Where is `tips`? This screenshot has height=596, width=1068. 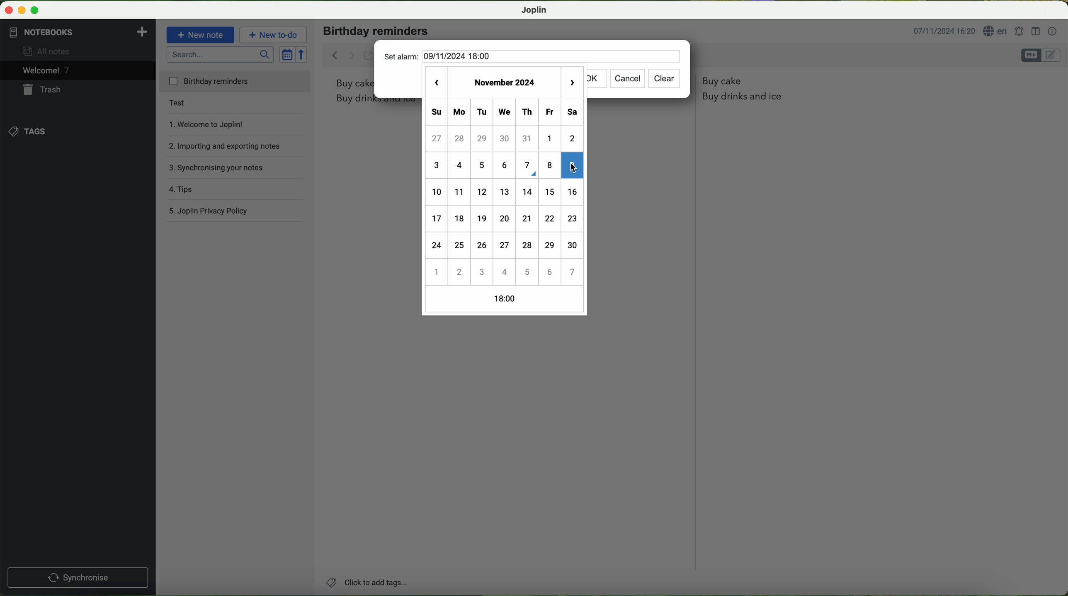
tips is located at coordinates (197, 186).